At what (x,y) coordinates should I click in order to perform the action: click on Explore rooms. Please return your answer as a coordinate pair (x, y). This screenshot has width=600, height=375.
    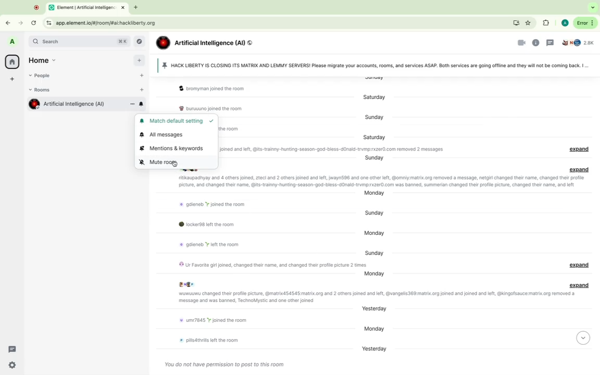
    Looking at the image, I should click on (141, 41).